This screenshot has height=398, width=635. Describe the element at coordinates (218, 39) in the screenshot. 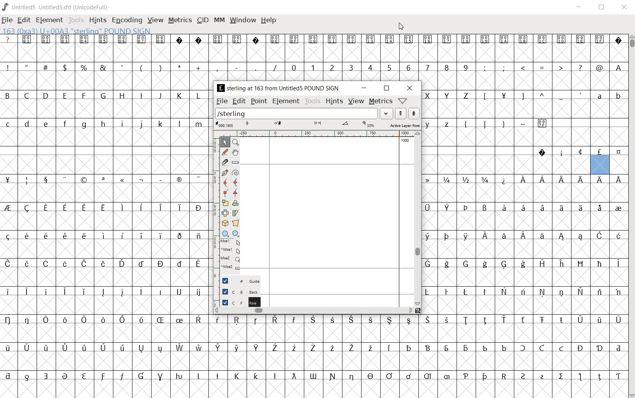

I see `Symbol` at that location.